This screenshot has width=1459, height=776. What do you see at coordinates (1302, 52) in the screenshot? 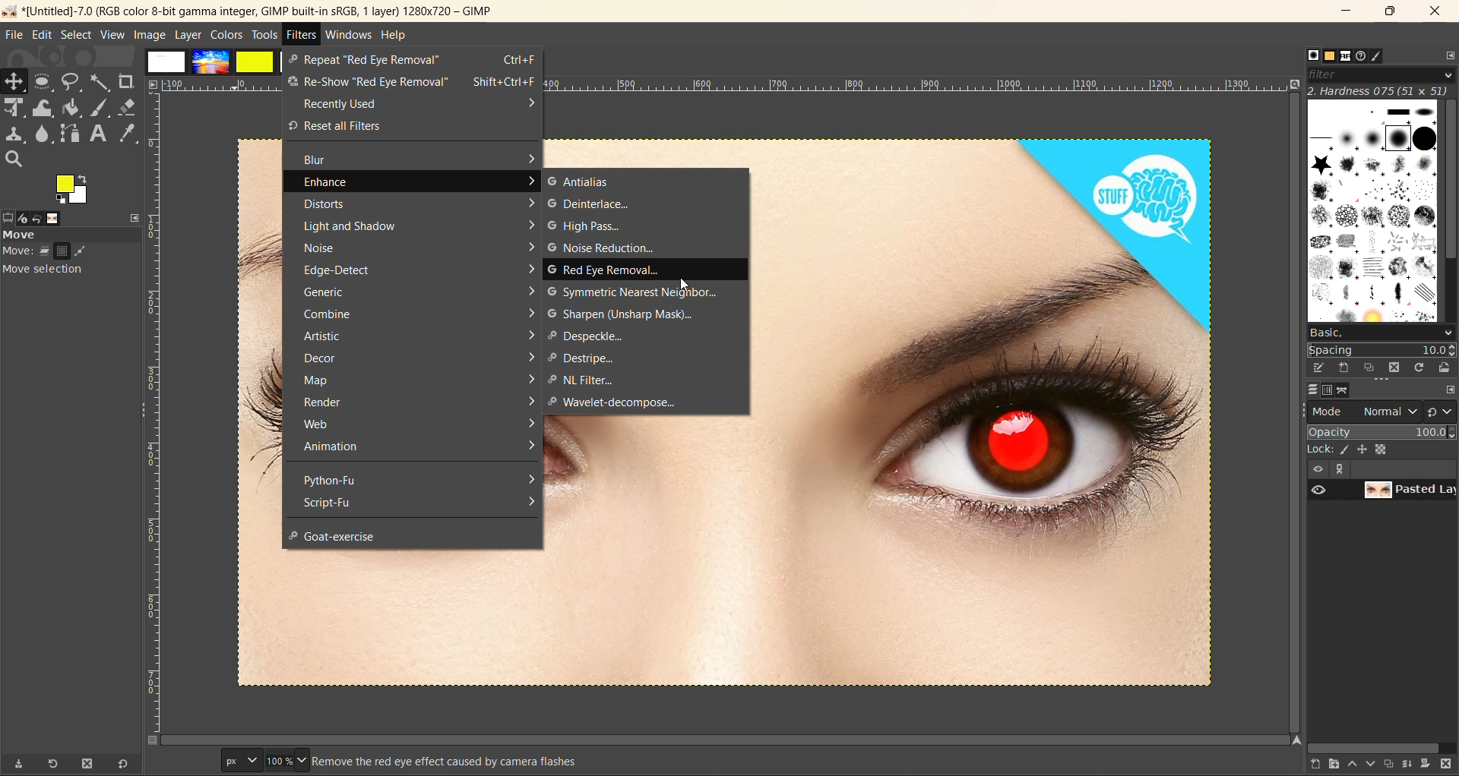
I see `` at bounding box center [1302, 52].